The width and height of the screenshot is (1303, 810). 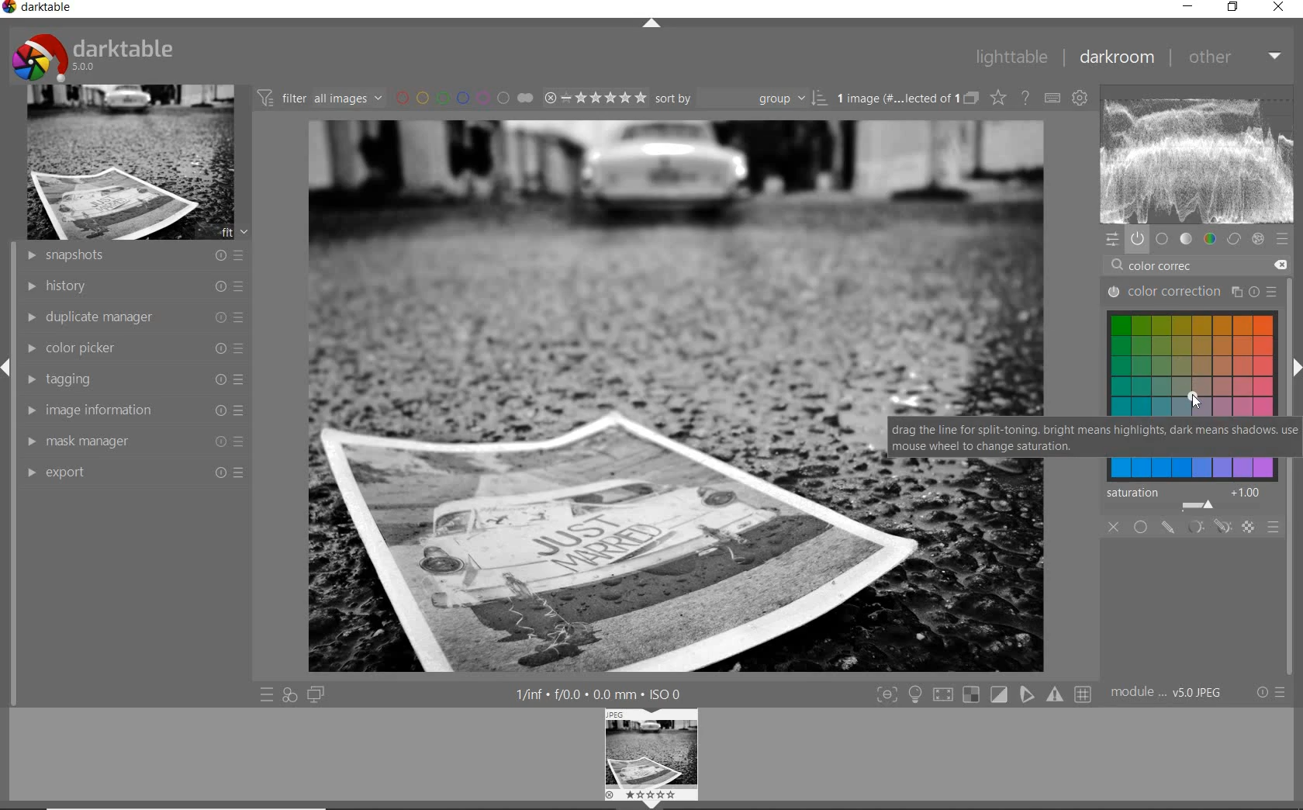 What do you see at coordinates (1274, 528) in the screenshot?
I see `blending options` at bounding box center [1274, 528].